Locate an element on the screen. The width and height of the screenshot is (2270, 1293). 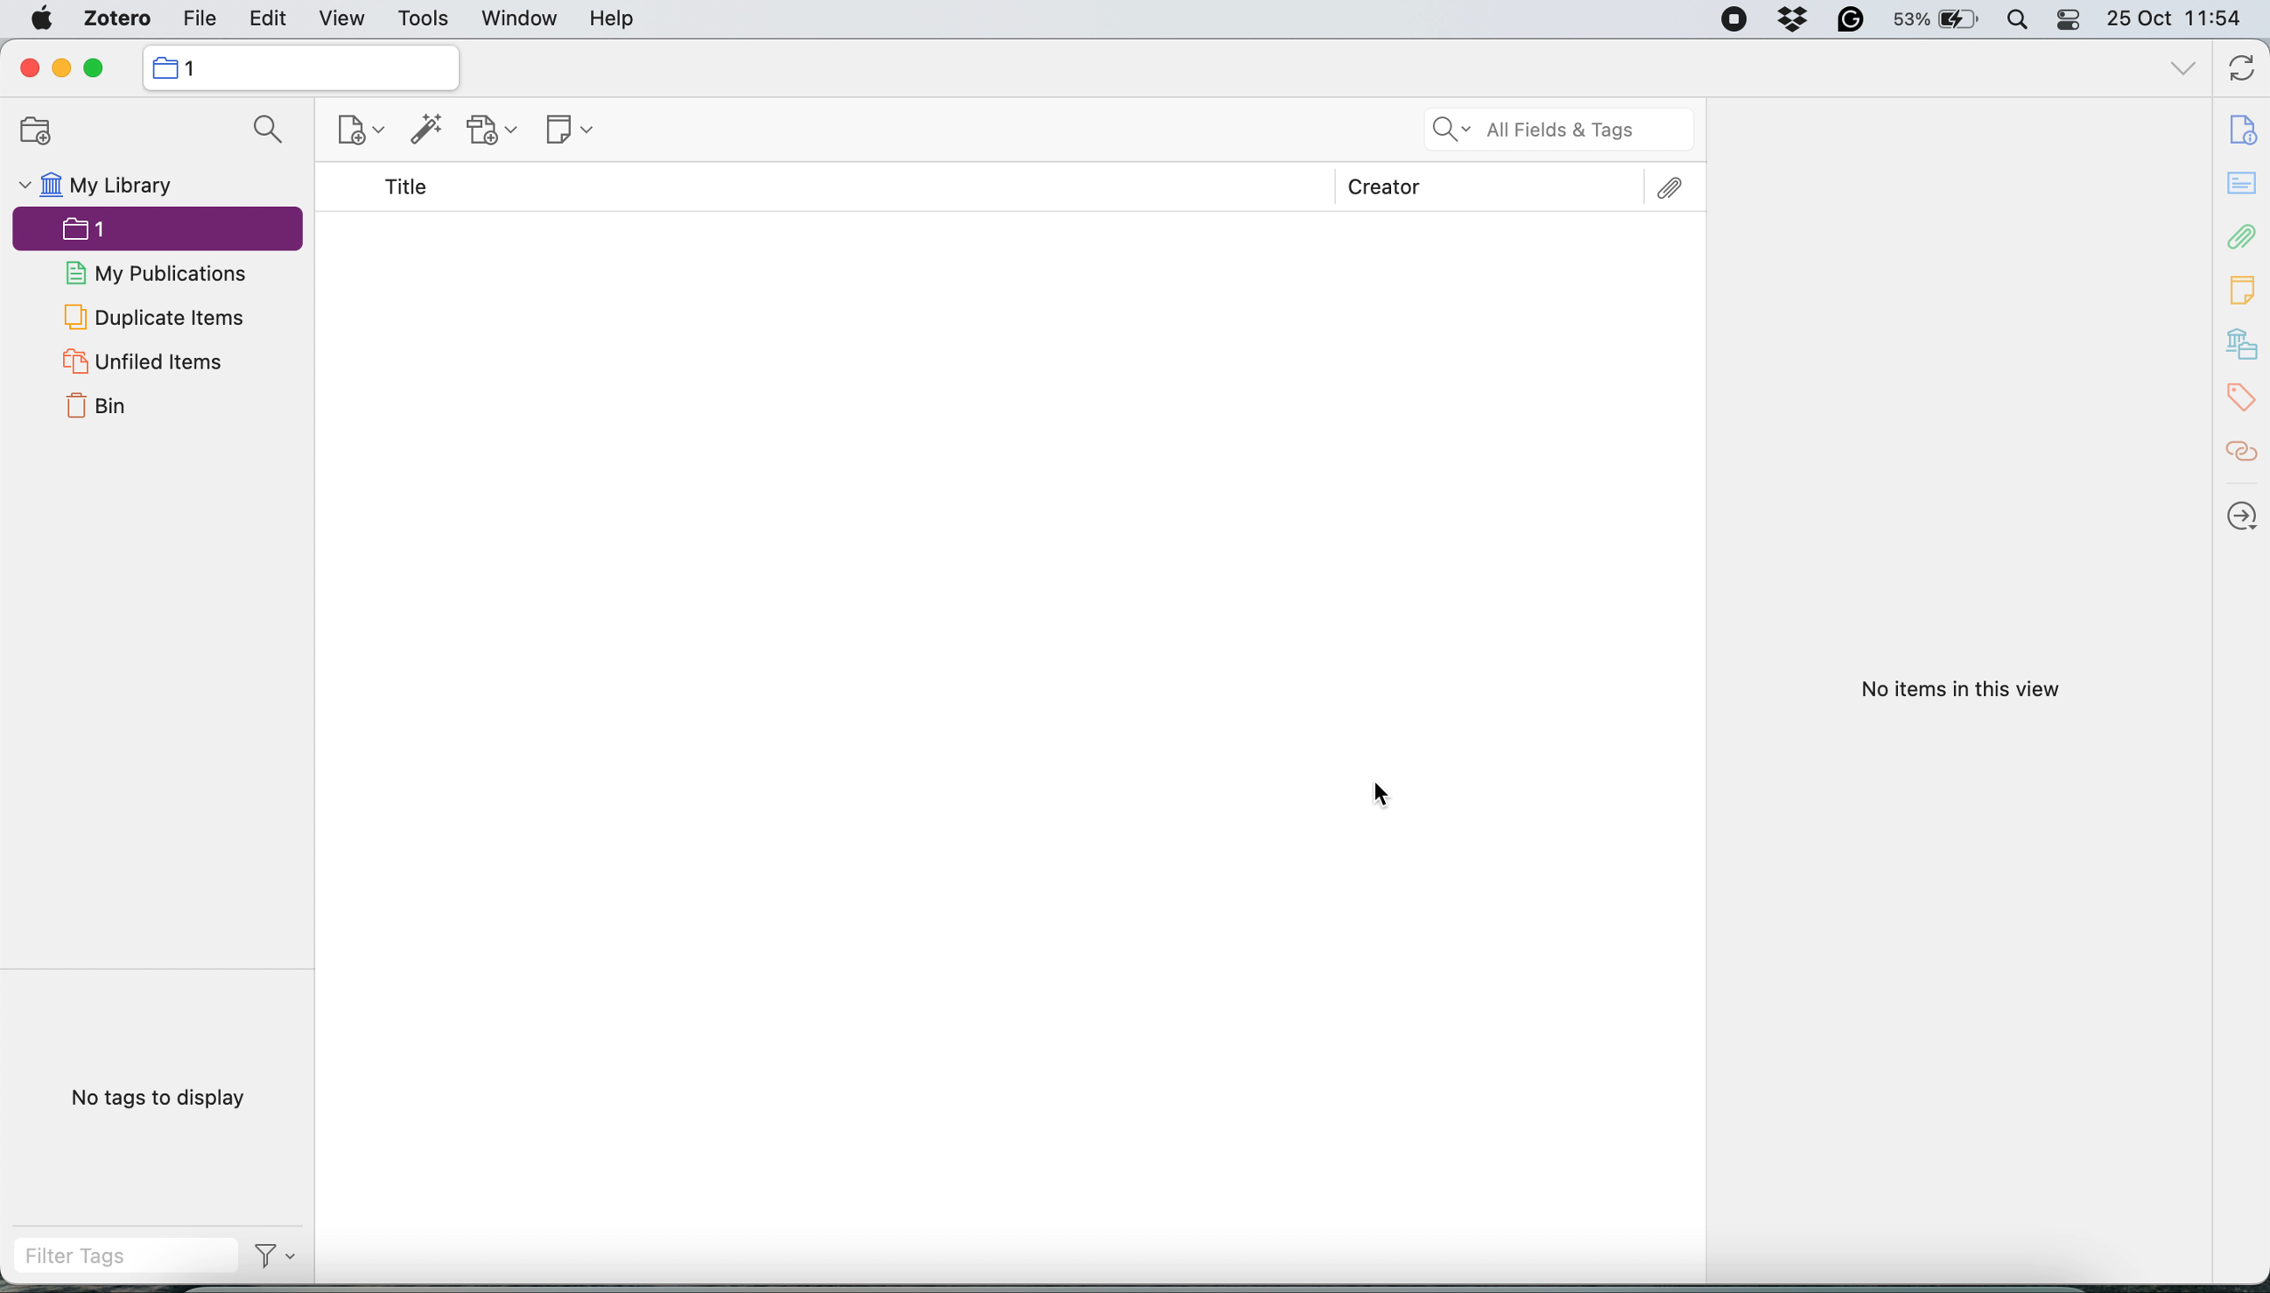
dropbox is located at coordinates (1792, 20).